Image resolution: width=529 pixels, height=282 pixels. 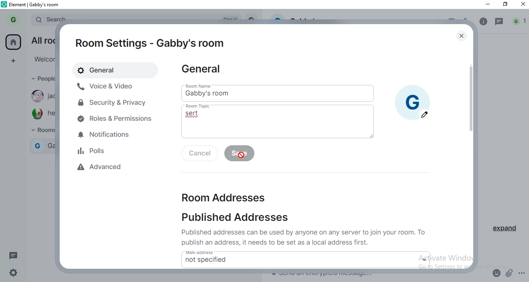 What do you see at coordinates (305, 237) in the screenshot?
I see `text 1` at bounding box center [305, 237].